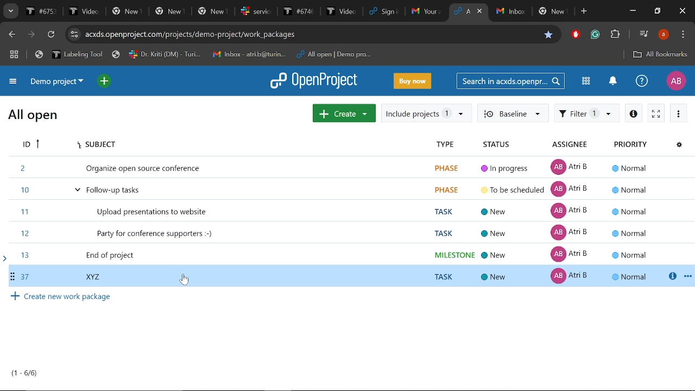 The height and width of the screenshot is (391, 695). What do you see at coordinates (444, 146) in the screenshot?
I see `Type` at bounding box center [444, 146].